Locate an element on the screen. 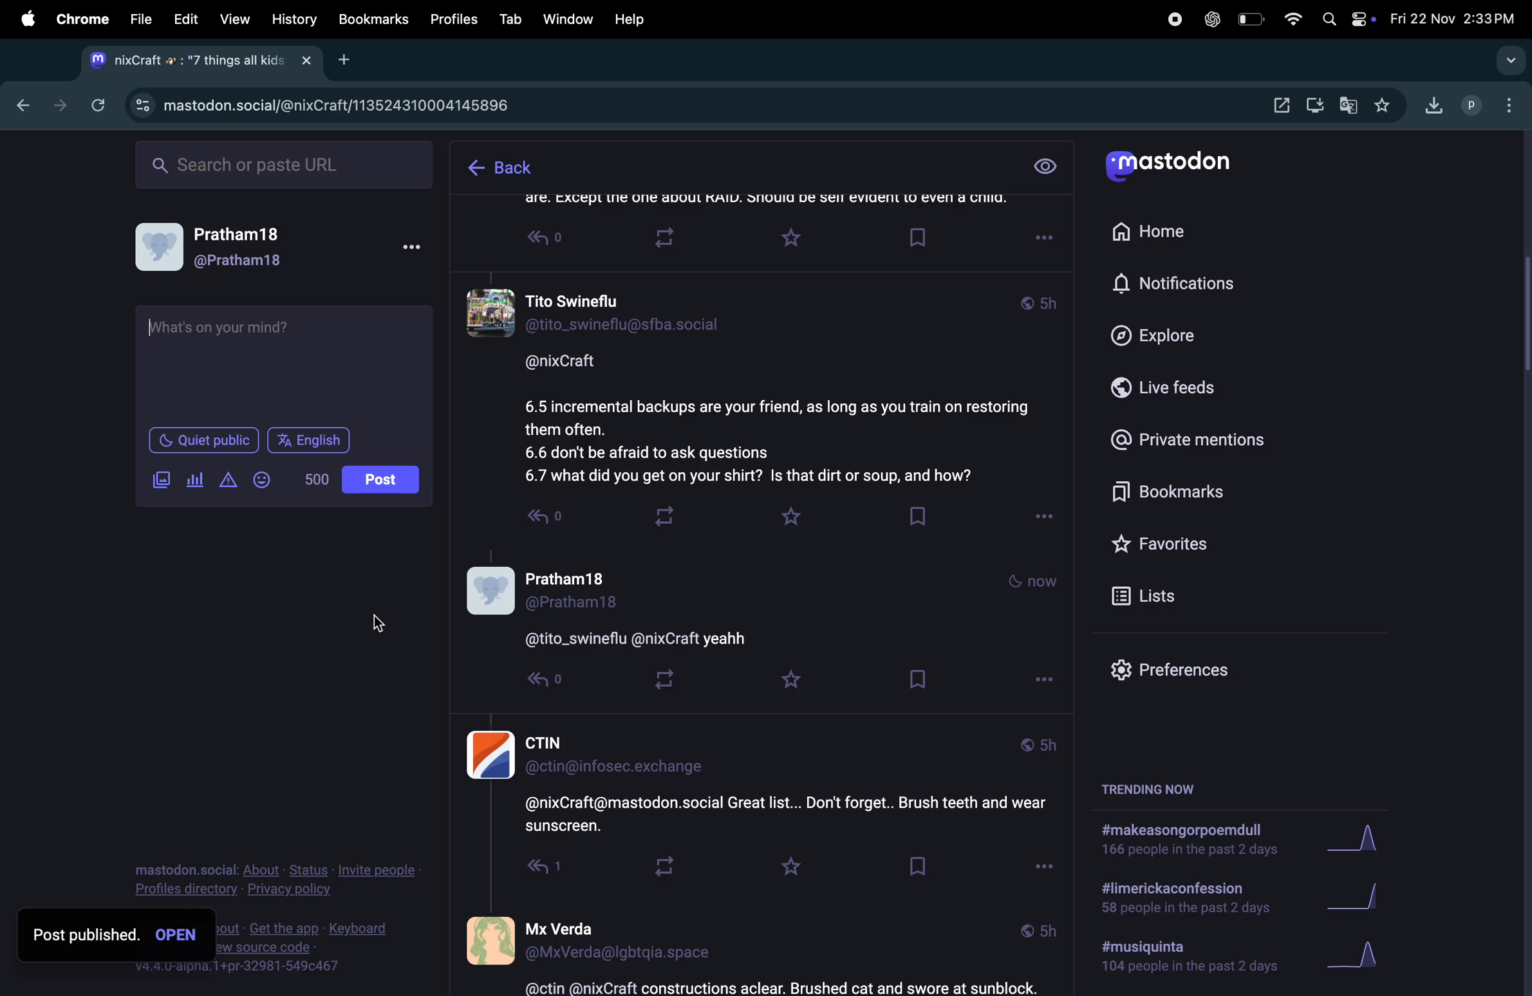 Image resolution: width=1532 pixels, height=996 pixels. polls is located at coordinates (196, 477).